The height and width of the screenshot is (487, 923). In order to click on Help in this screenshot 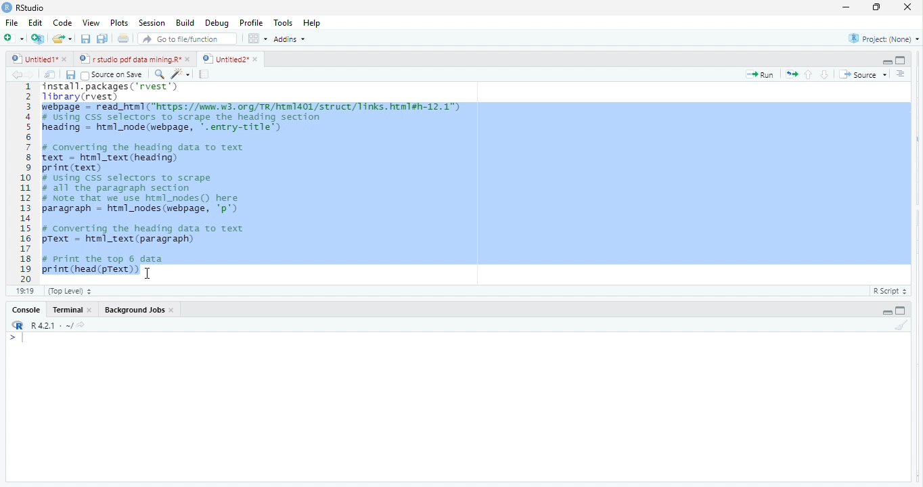, I will do `click(313, 23)`.